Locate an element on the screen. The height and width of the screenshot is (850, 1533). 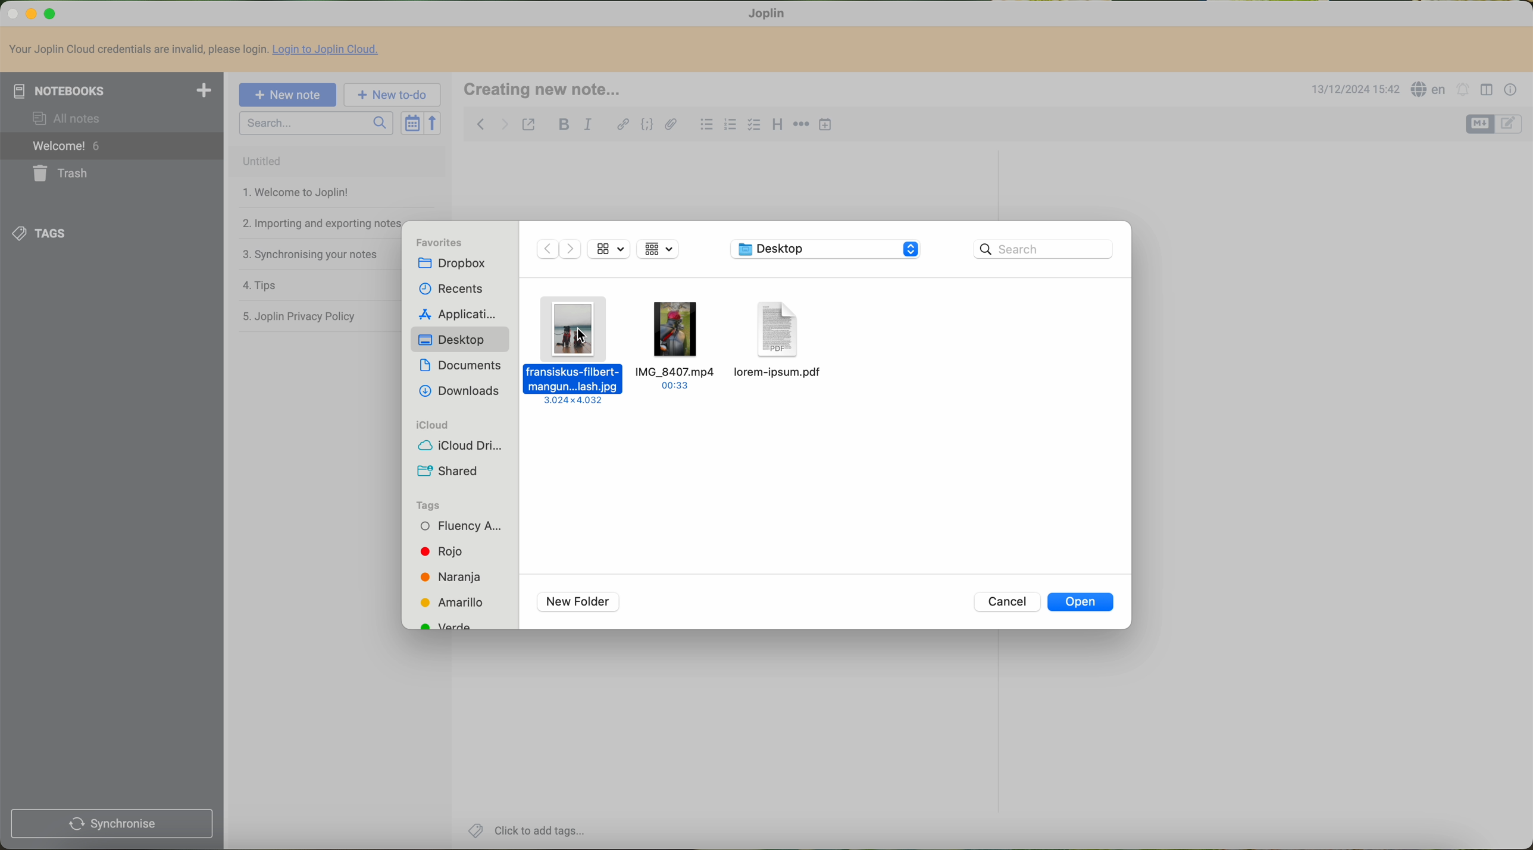
numbered list is located at coordinates (731, 126).